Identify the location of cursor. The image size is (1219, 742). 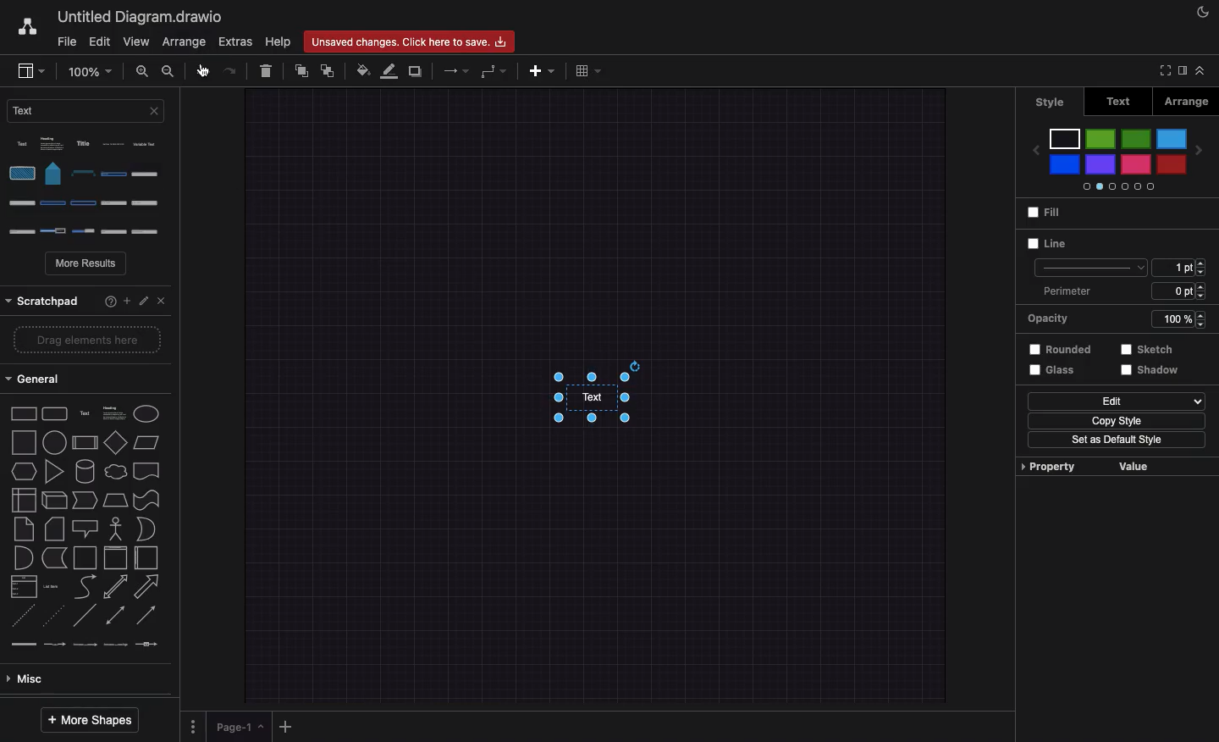
(201, 71).